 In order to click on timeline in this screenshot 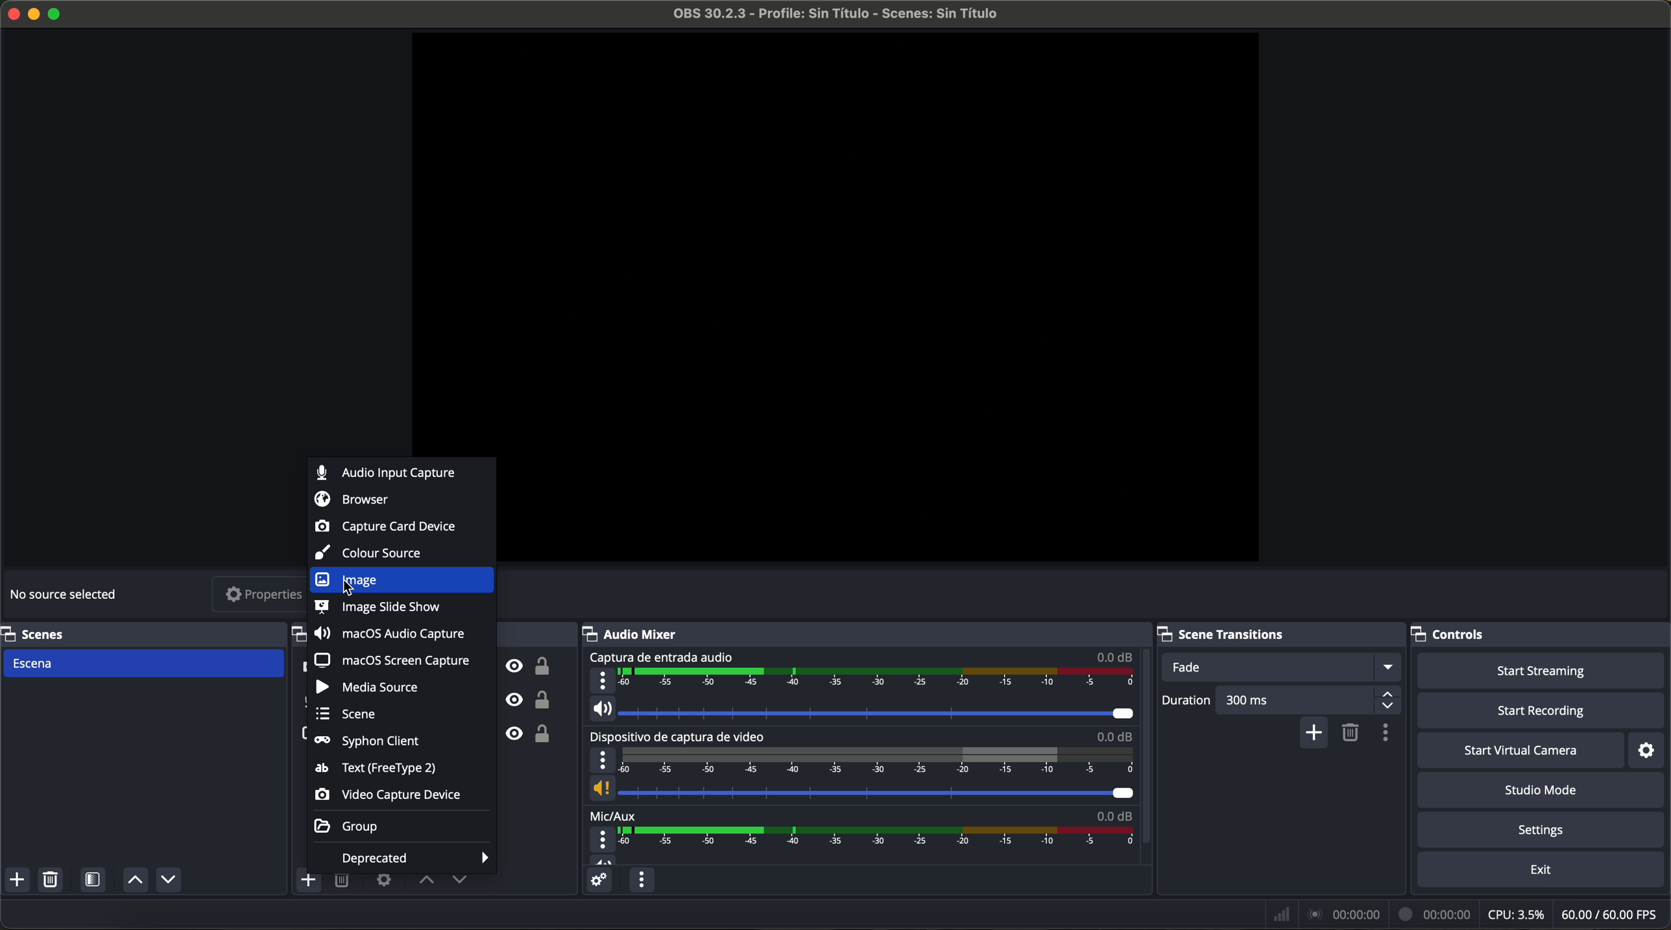, I will do `click(878, 679)`.